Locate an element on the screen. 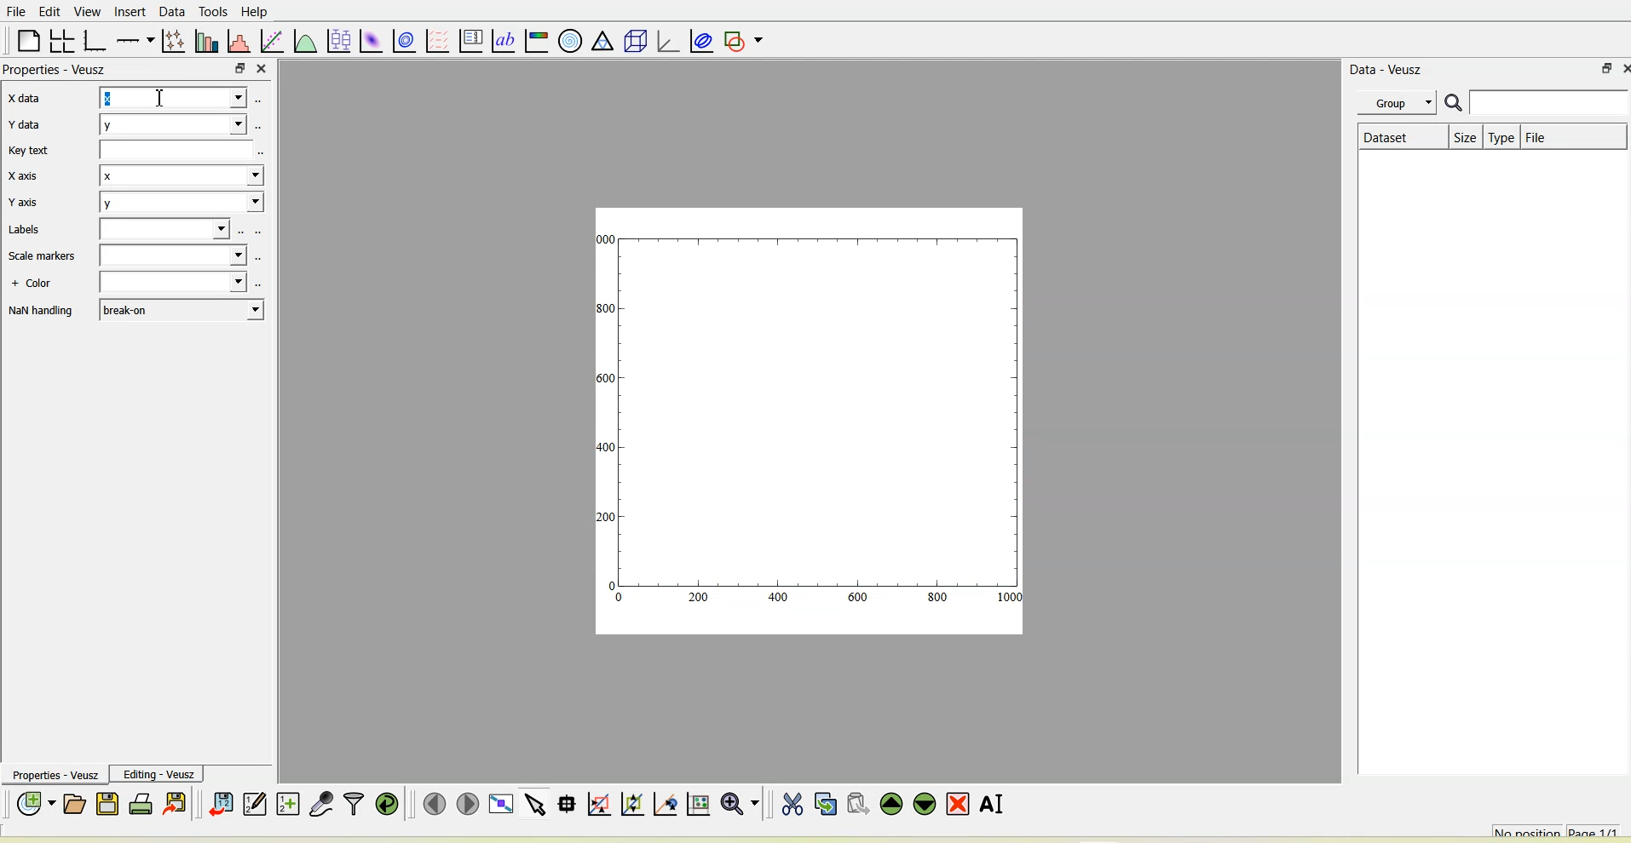  Blank page is located at coordinates (29, 41).